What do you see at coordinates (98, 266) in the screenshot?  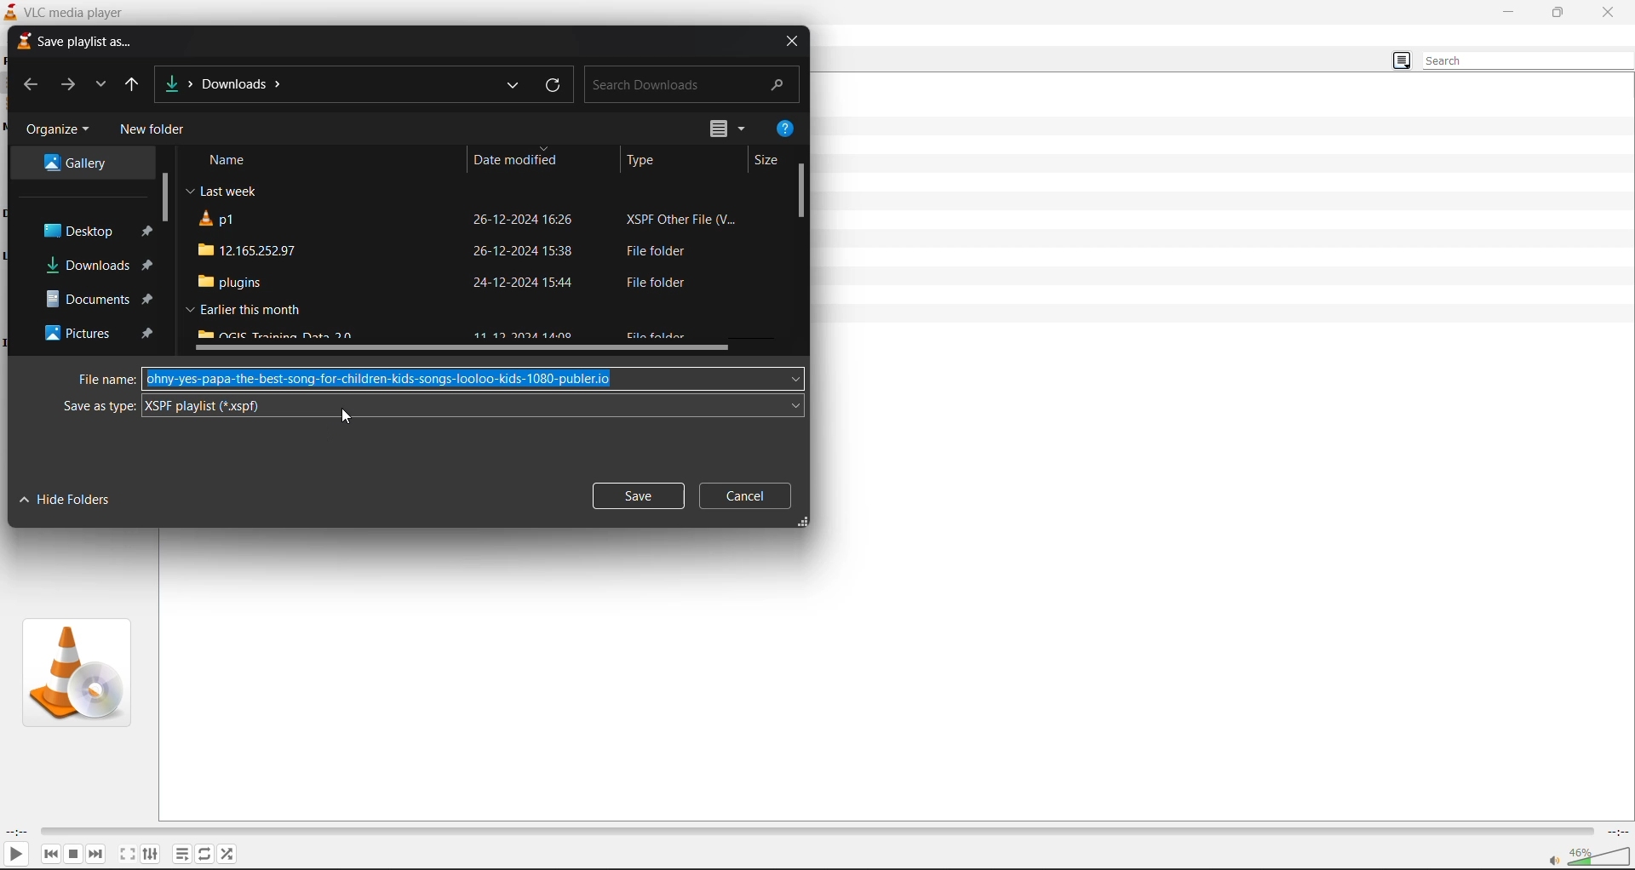 I see `downloads` at bounding box center [98, 266].